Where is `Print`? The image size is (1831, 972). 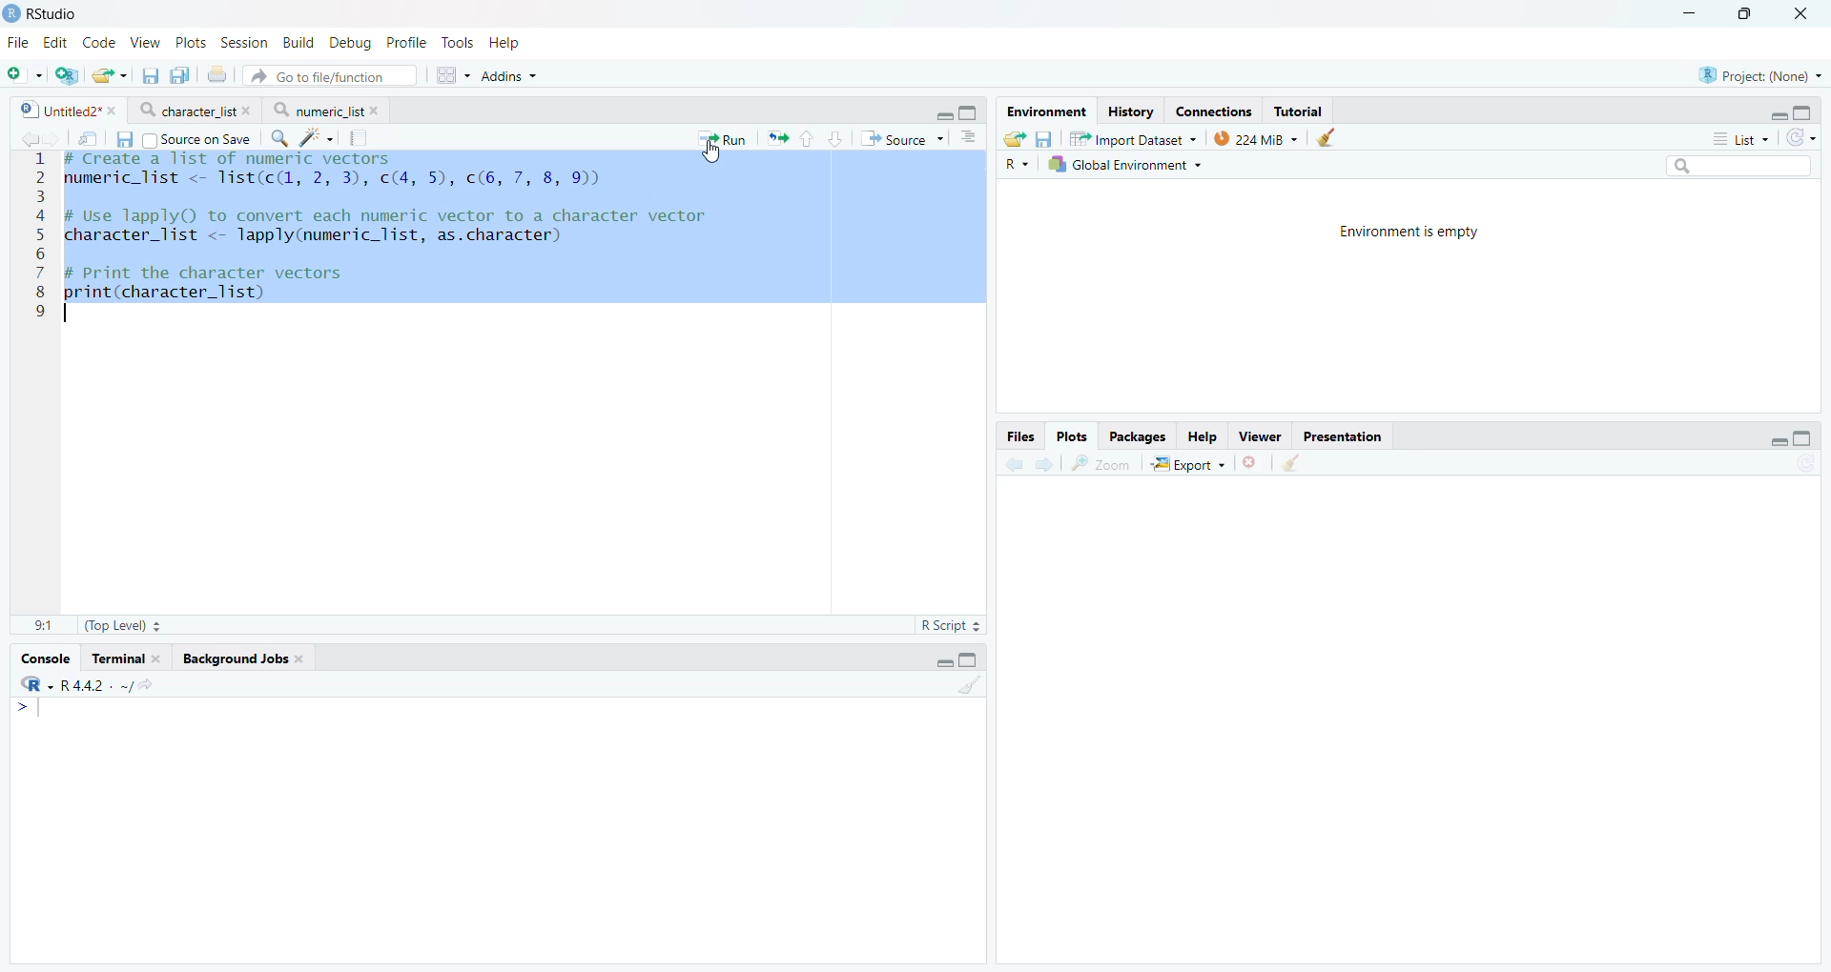
Print is located at coordinates (216, 74).